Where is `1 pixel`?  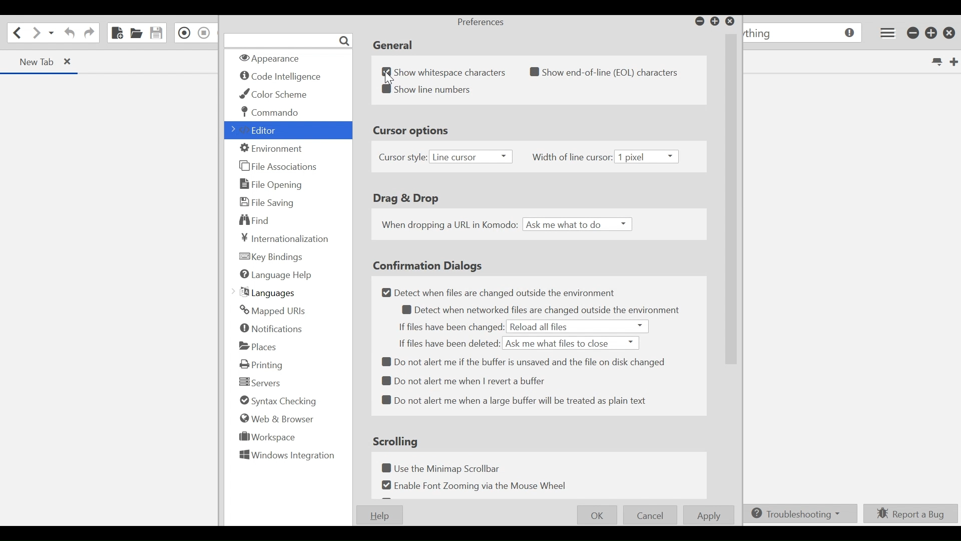
1 pixel is located at coordinates (649, 156).